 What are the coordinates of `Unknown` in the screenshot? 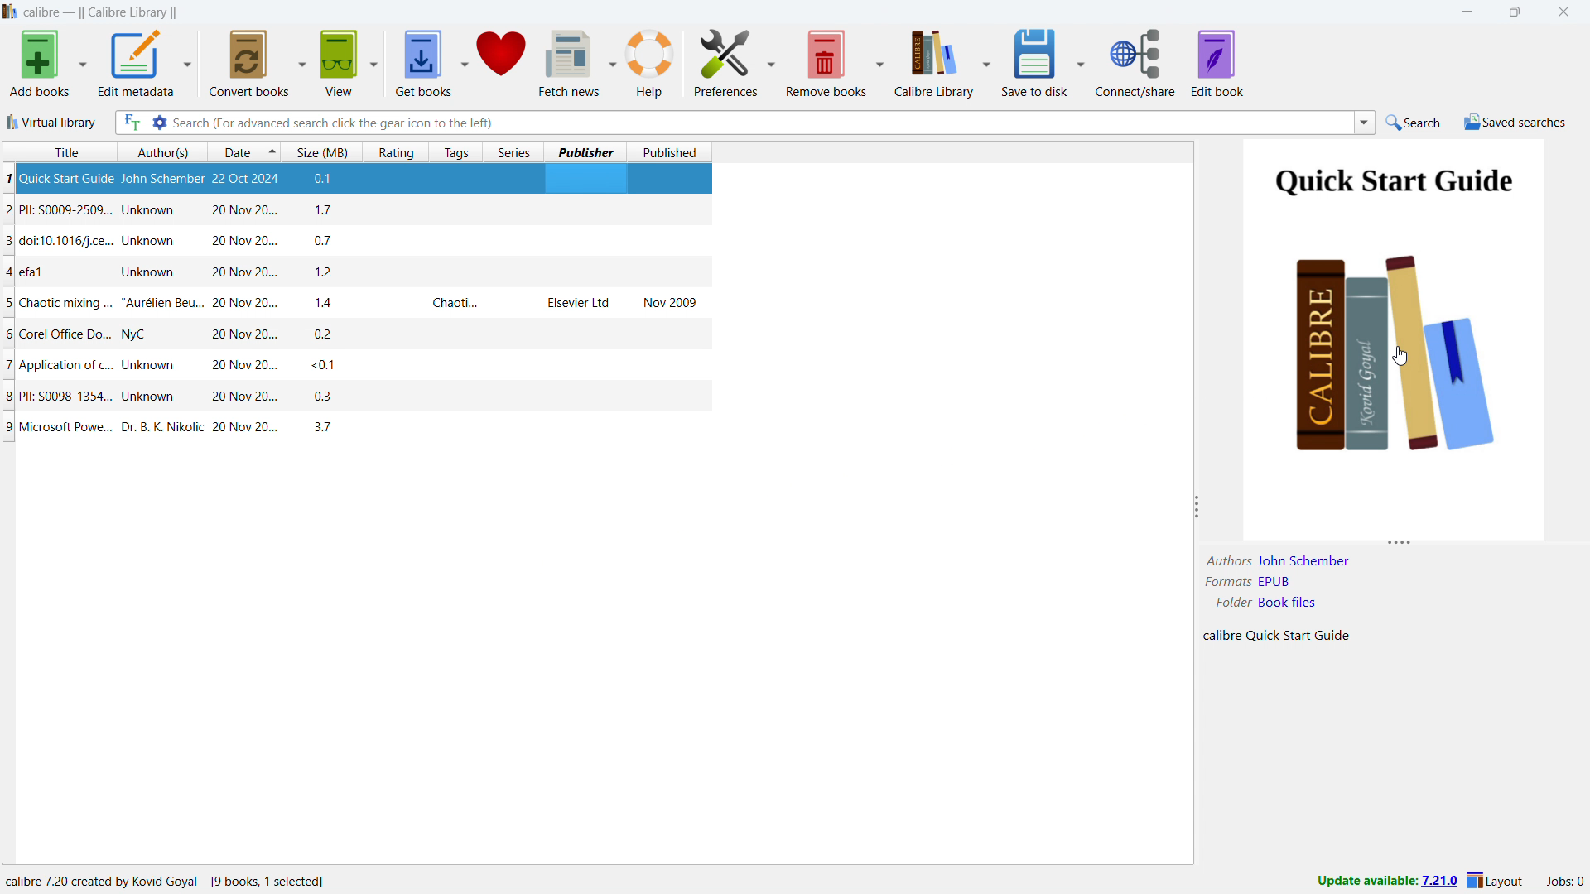 It's located at (152, 211).